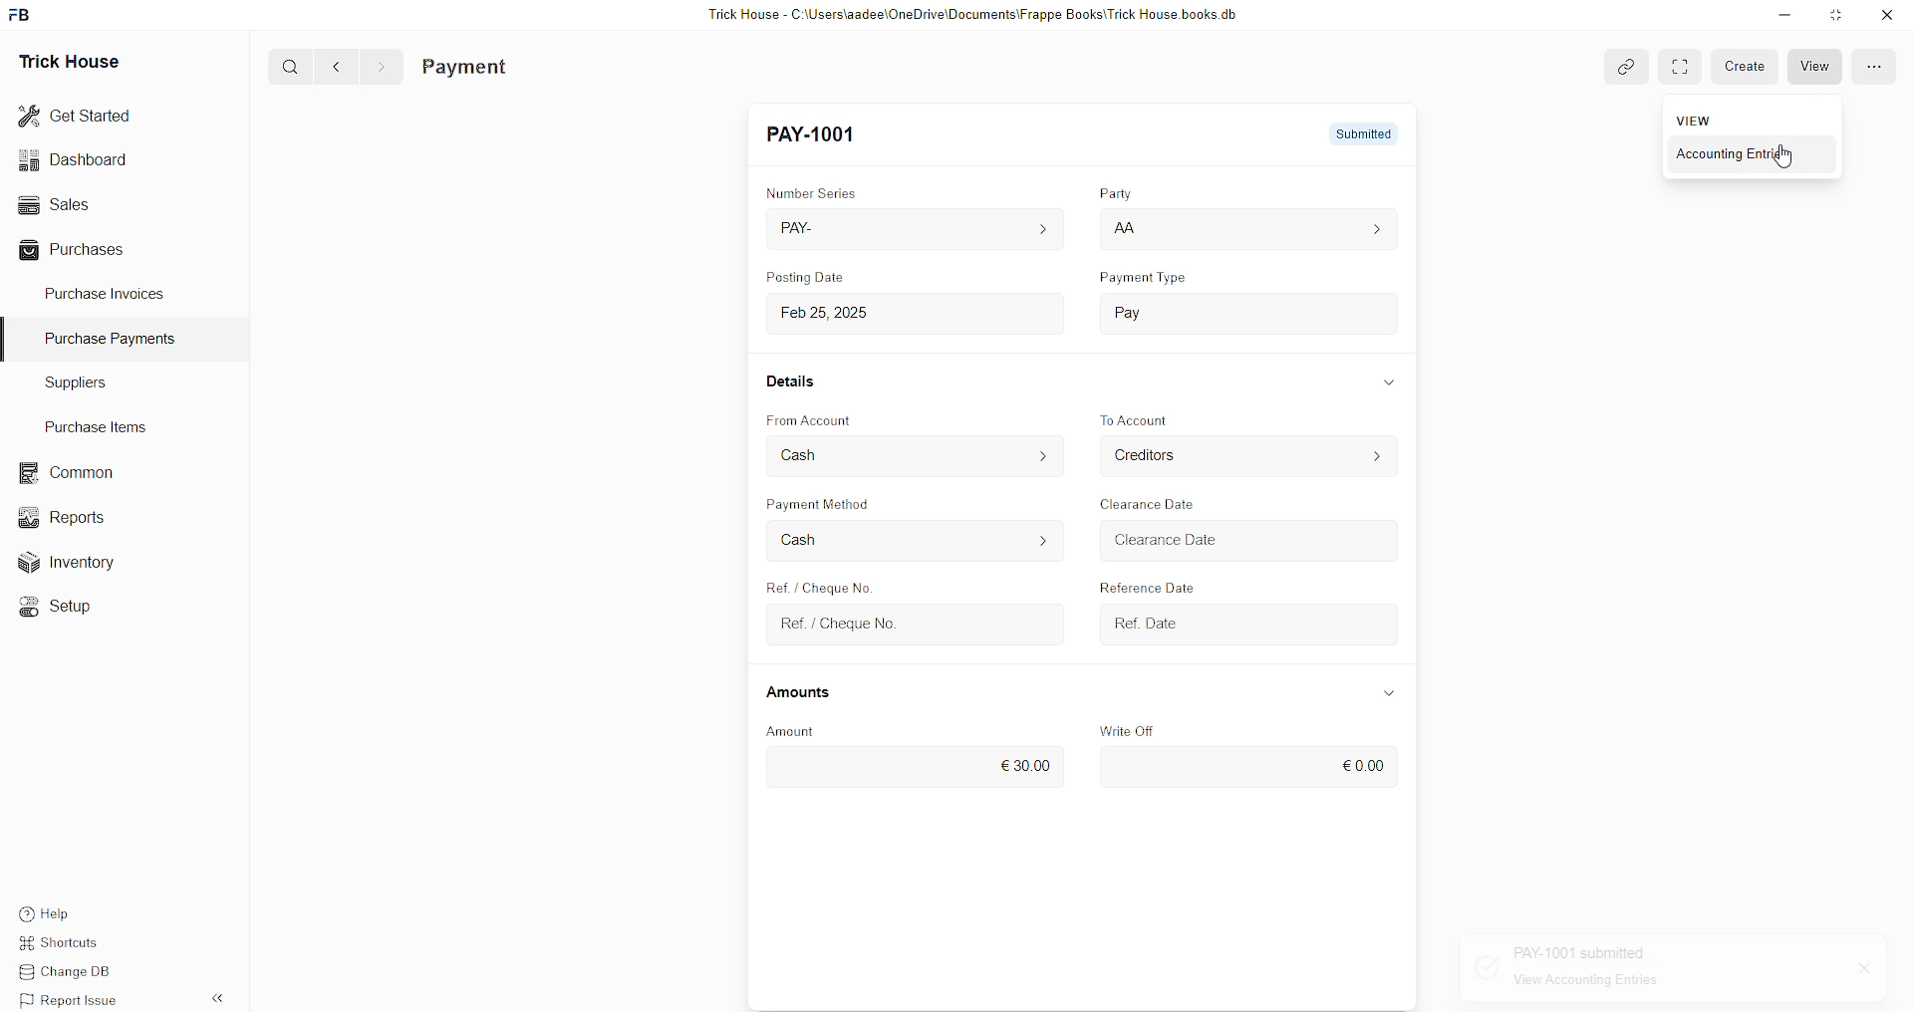 The width and height of the screenshot is (1913, 1012). What do you see at coordinates (63, 60) in the screenshot?
I see `Trick House` at bounding box center [63, 60].